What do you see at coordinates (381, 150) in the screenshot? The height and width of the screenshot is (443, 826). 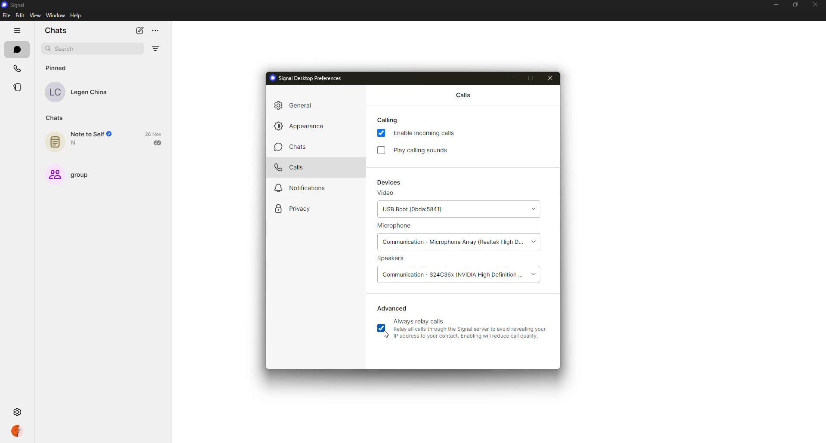 I see `click to enable` at bounding box center [381, 150].